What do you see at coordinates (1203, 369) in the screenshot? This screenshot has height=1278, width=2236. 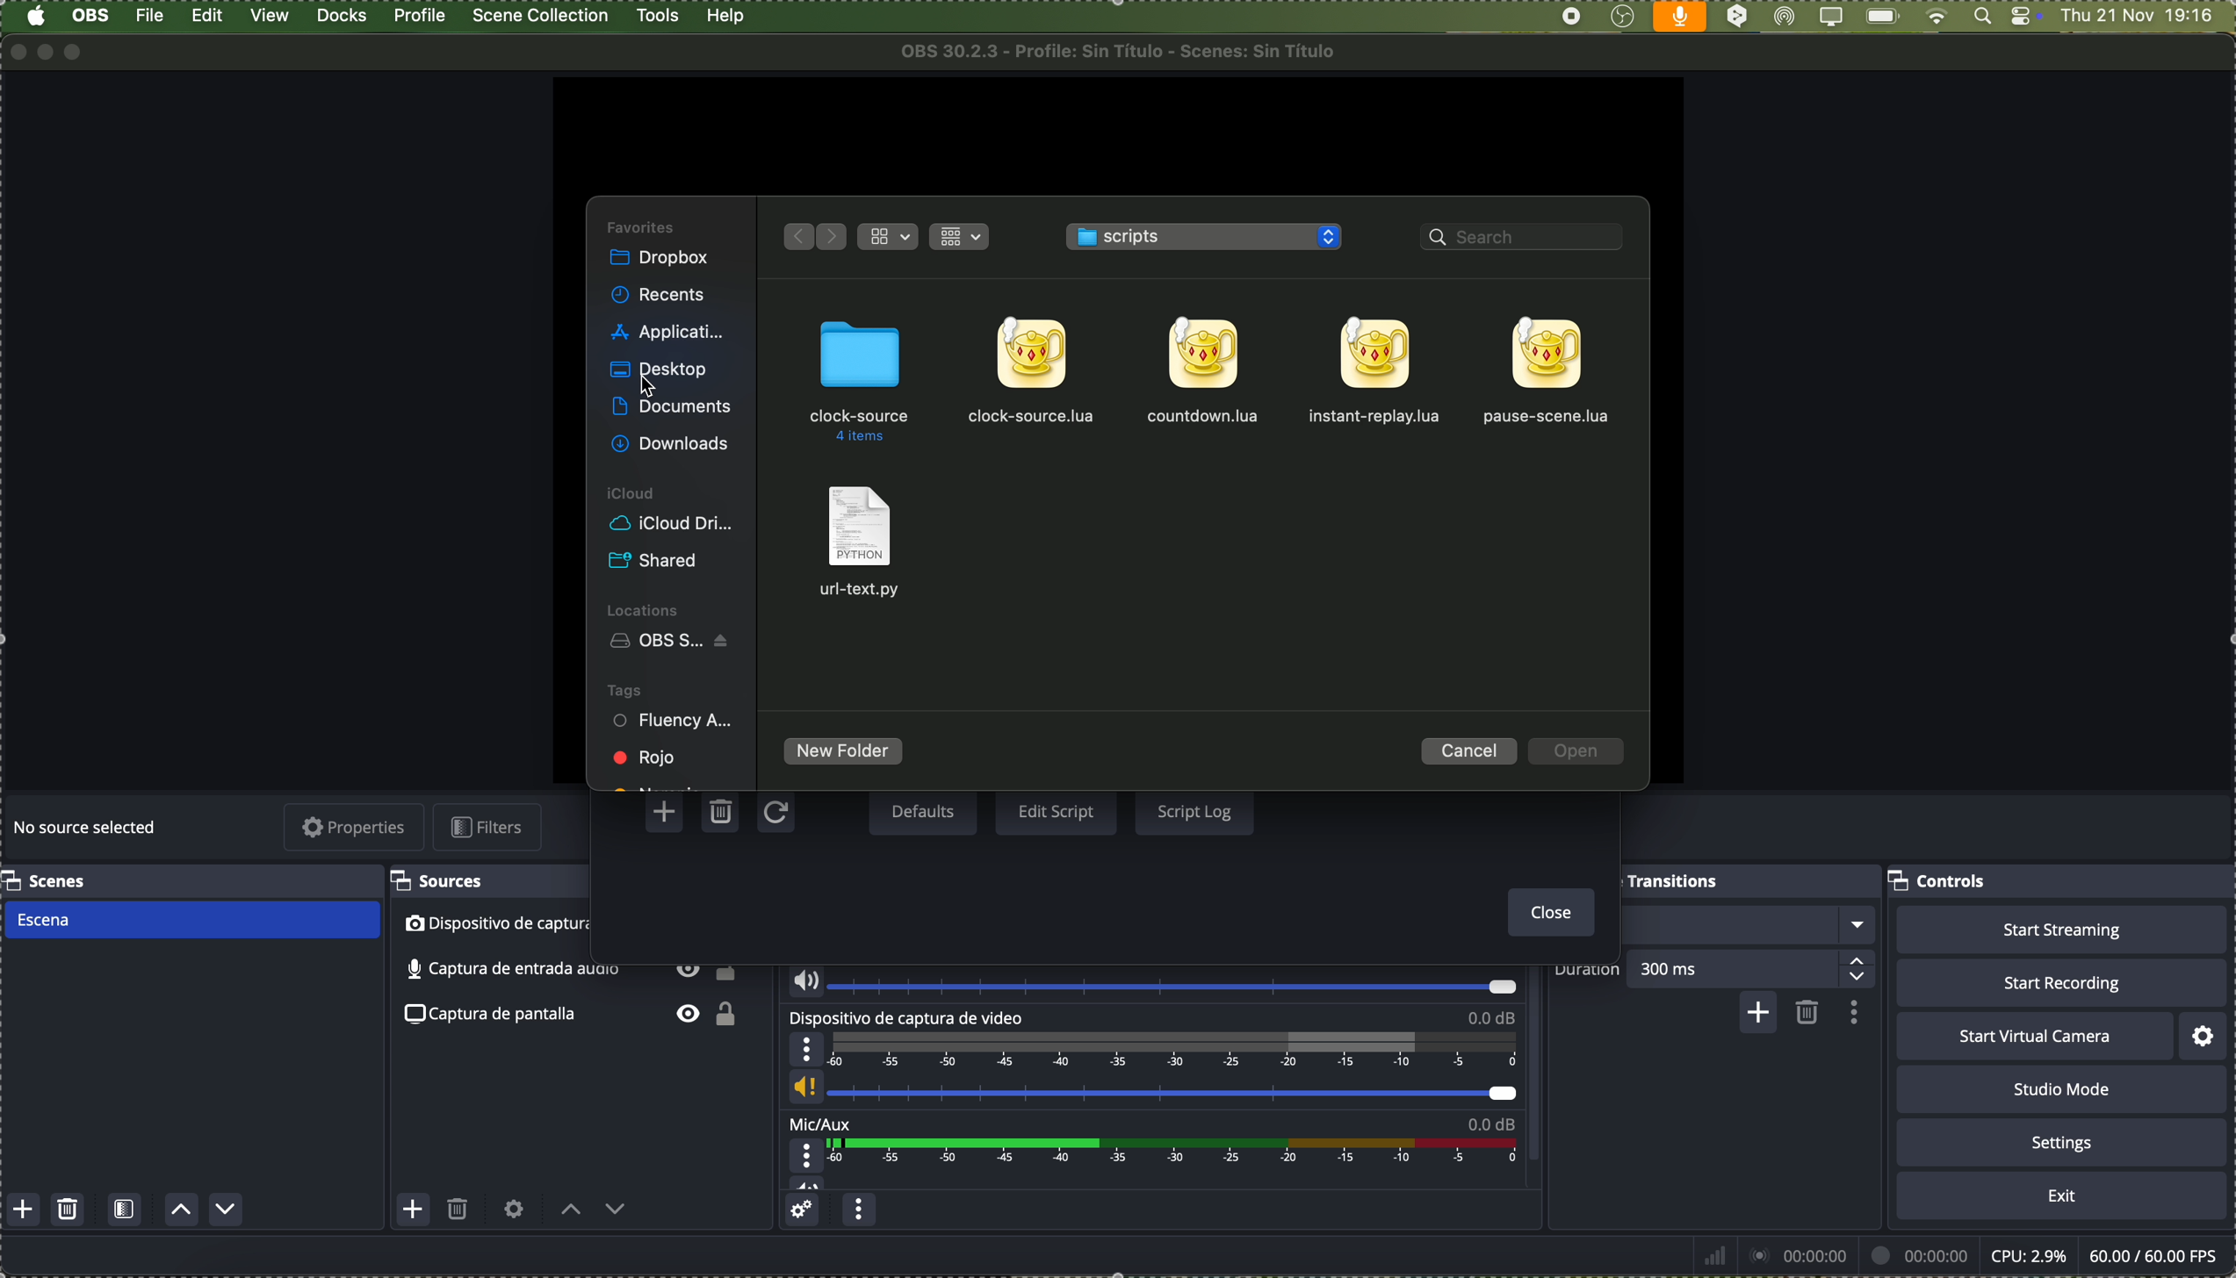 I see `file` at bounding box center [1203, 369].